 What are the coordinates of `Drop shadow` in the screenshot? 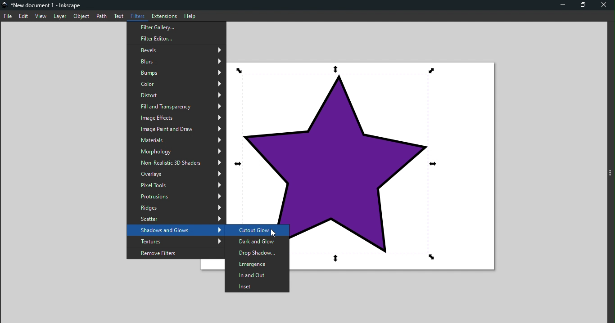 It's located at (257, 252).